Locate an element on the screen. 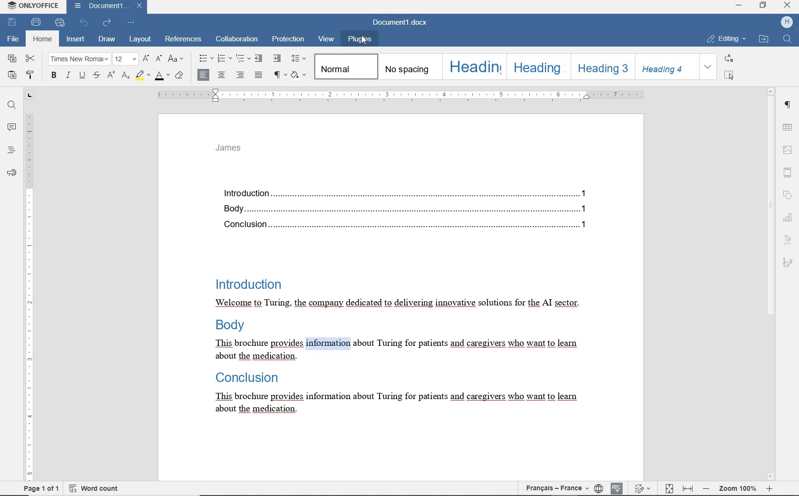 The width and height of the screenshot is (799, 496). REDO is located at coordinates (107, 23).